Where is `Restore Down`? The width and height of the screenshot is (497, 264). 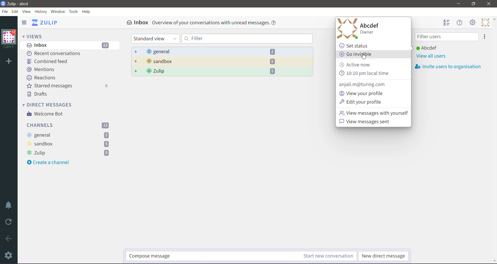
Restore Down is located at coordinates (473, 4).